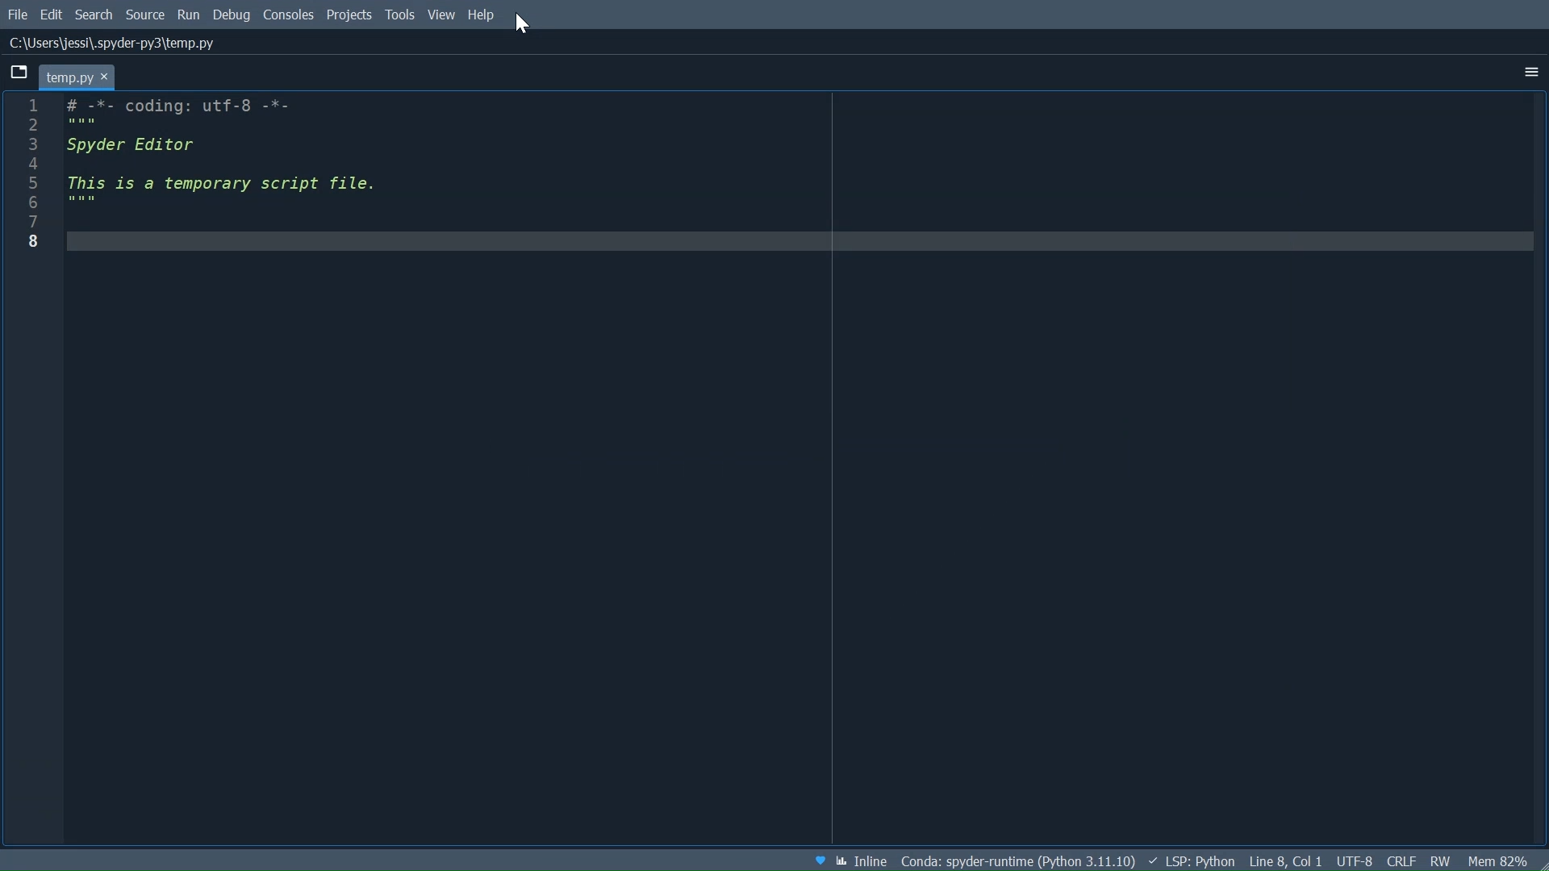 The image size is (1549, 871). I want to click on , so click(29, 468).